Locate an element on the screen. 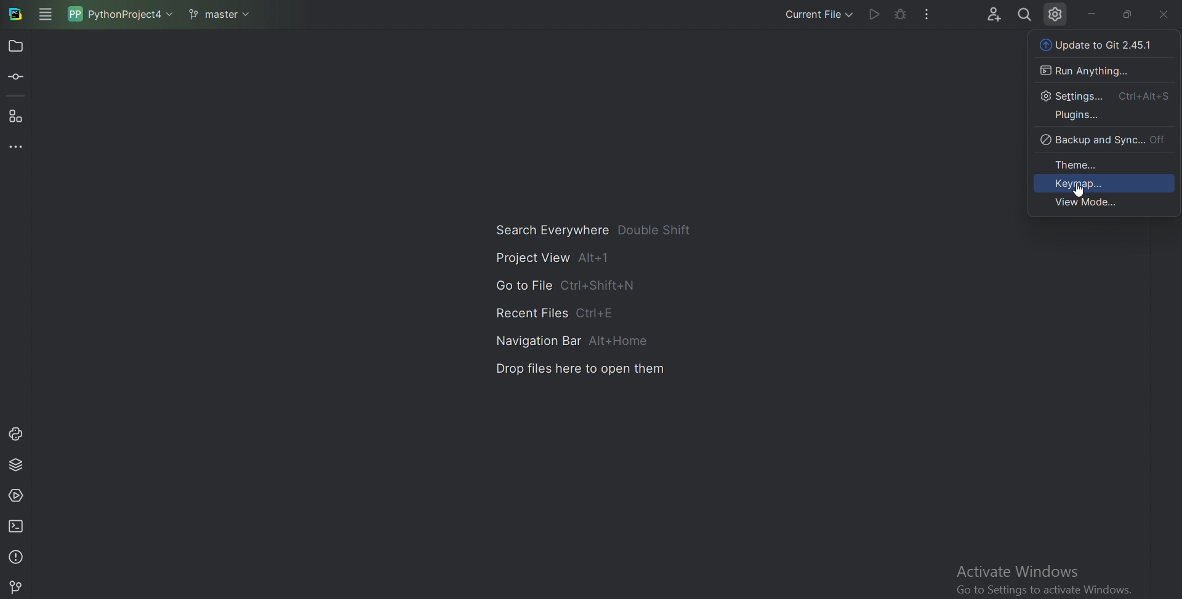 Image resolution: width=1182 pixels, height=599 pixels. Python package is located at coordinates (17, 464).